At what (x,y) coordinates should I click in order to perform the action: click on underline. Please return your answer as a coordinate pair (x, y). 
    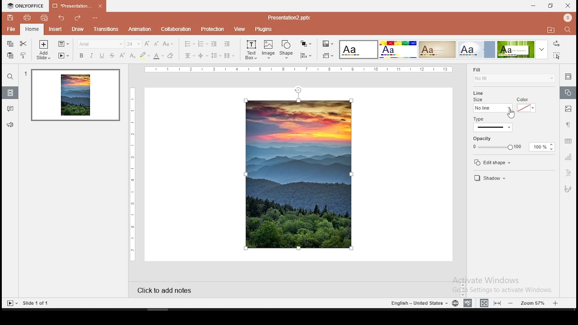
    Looking at the image, I should click on (102, 56).